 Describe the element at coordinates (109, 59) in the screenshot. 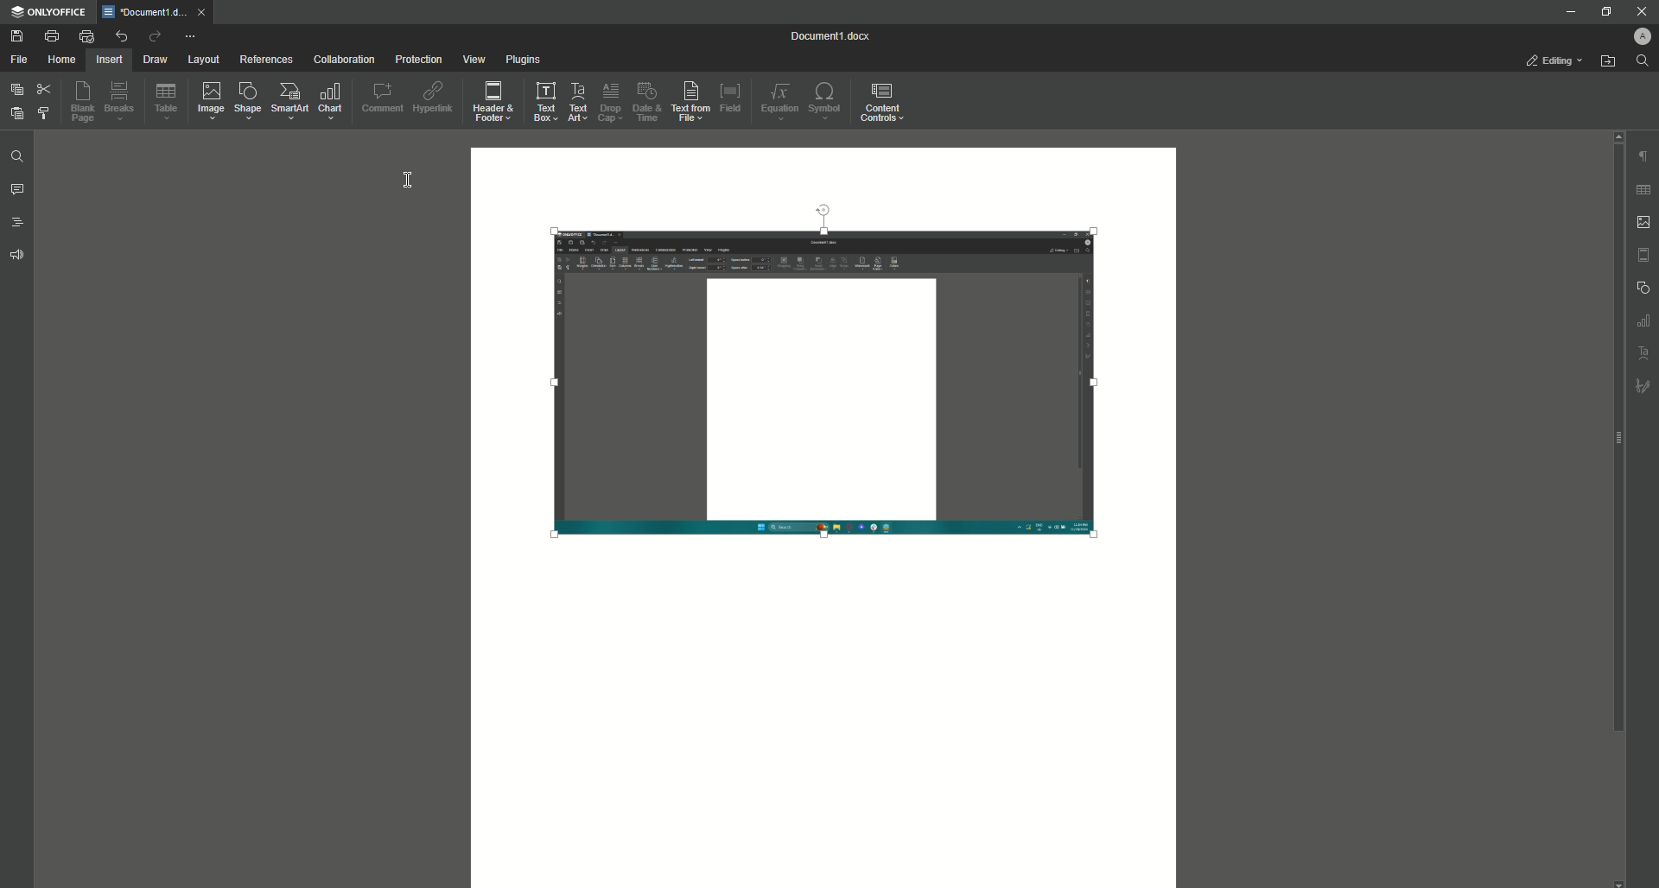

I see `Insert` at that location.